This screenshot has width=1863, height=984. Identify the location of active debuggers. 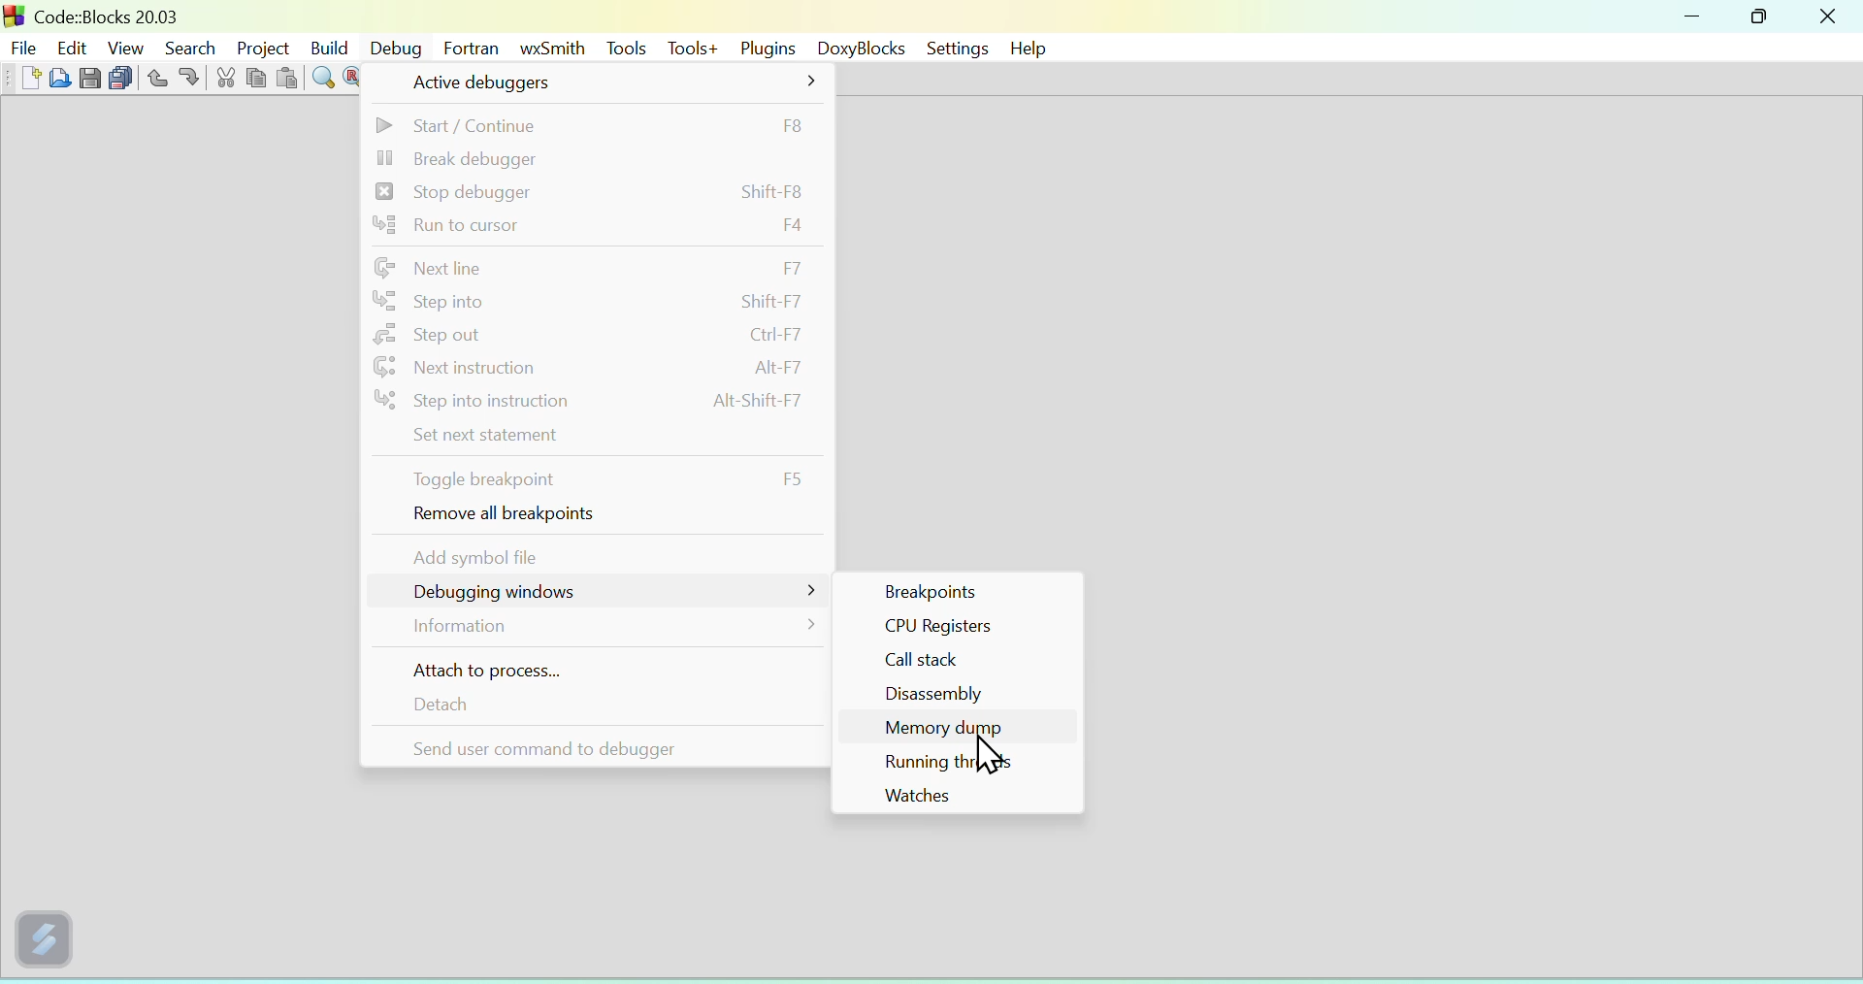
(606, 82).